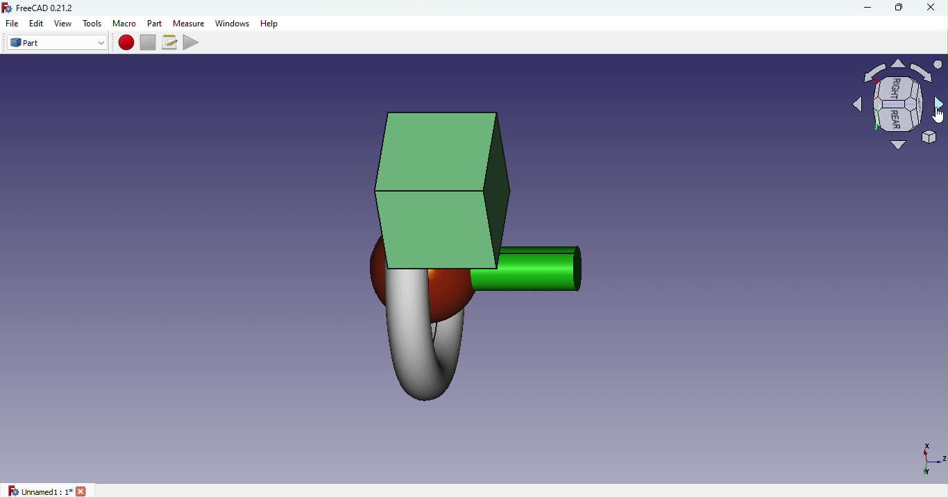 The width and height of the screenshot is (948, 497). Describe the element at coordinates (232, 23) in the screenshot. I see `Windows` at that location.